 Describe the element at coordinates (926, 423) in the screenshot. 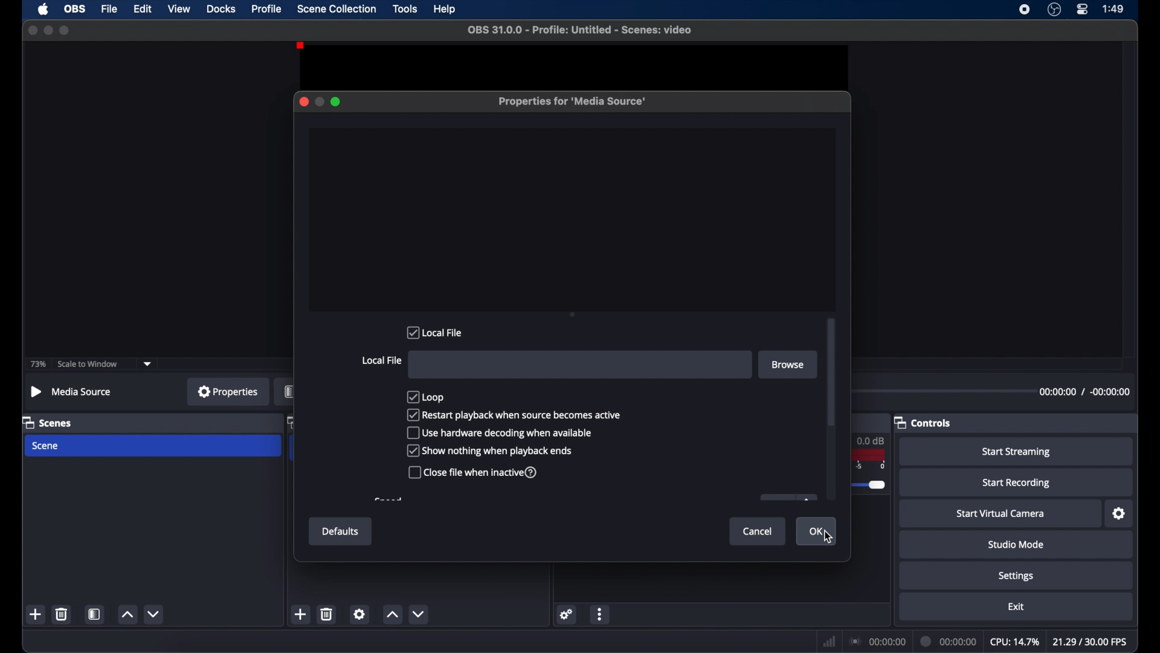

I see `Controls` at that location.